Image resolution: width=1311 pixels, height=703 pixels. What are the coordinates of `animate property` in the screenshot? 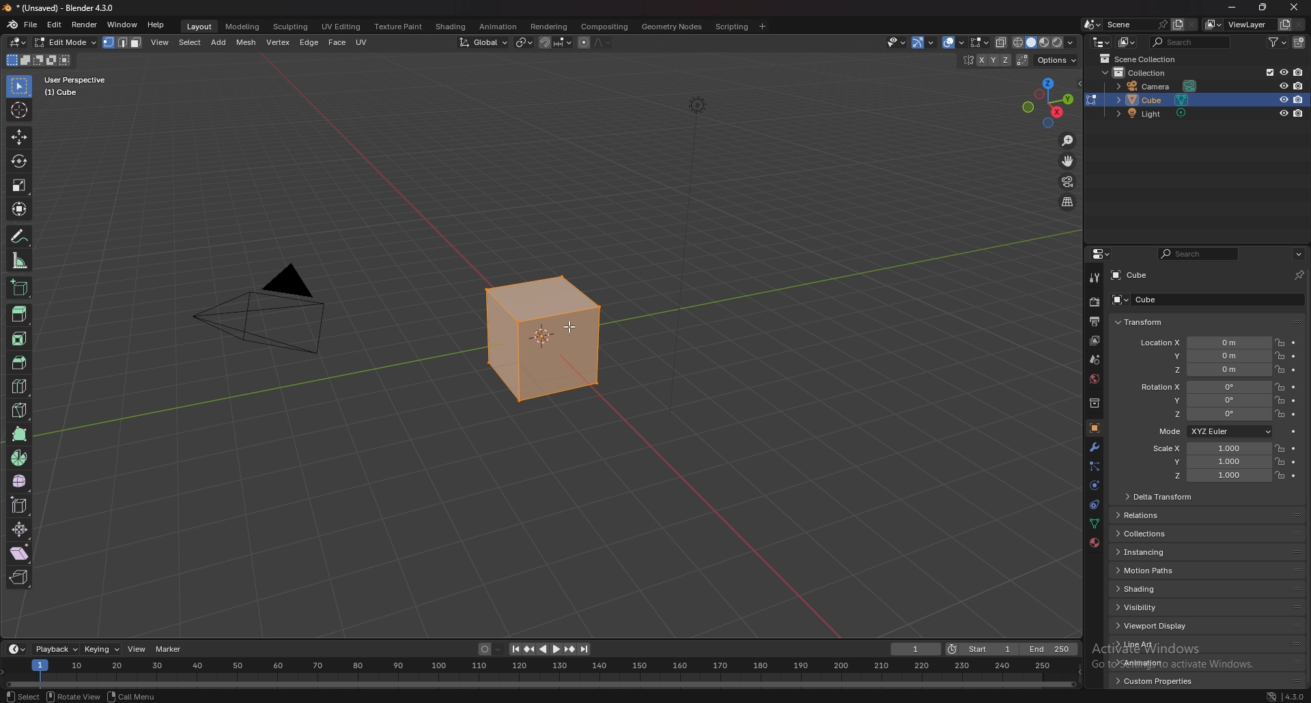 It's located at (1295, 343).